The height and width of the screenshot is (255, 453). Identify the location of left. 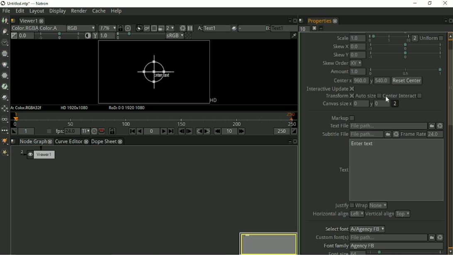
(357, 214).